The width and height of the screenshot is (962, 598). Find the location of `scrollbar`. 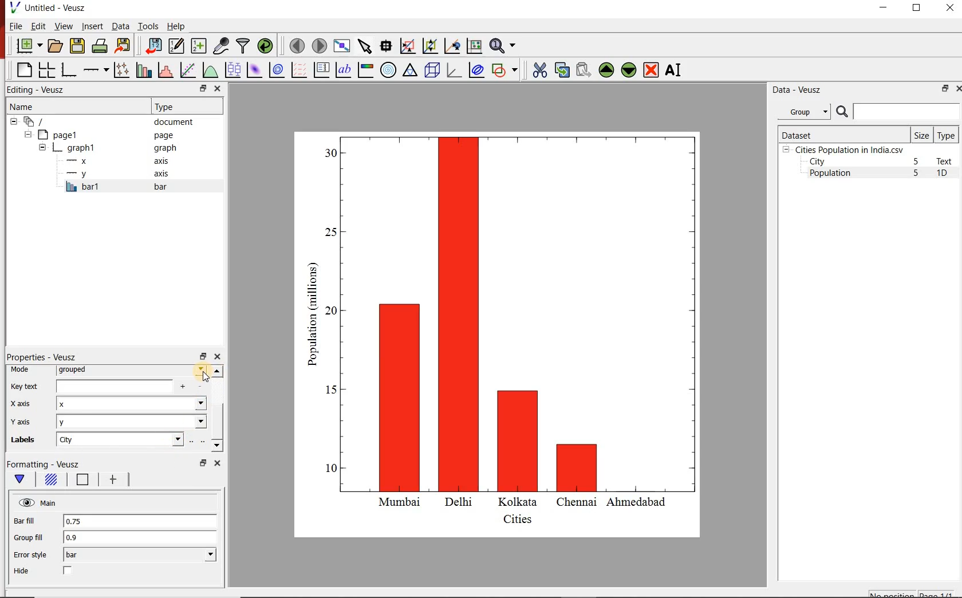

scrollbar is located at coordinates (217, 409).